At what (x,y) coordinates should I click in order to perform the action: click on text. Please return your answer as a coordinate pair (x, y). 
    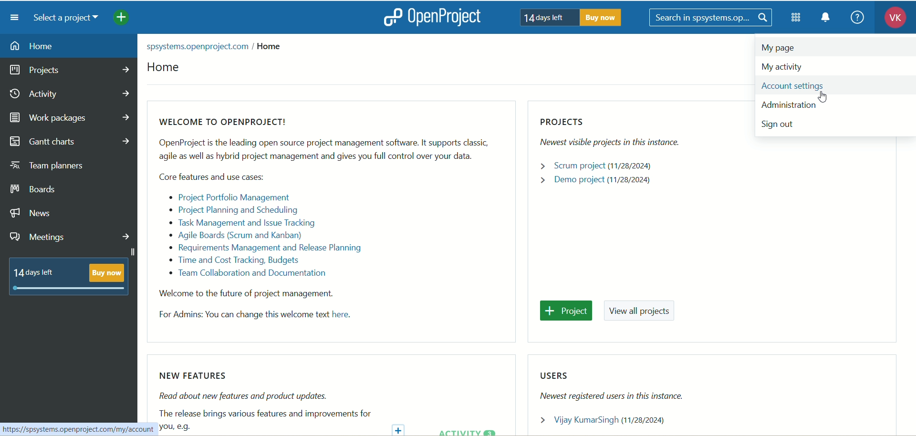
    Looking at the image, I should click on (572, 18).